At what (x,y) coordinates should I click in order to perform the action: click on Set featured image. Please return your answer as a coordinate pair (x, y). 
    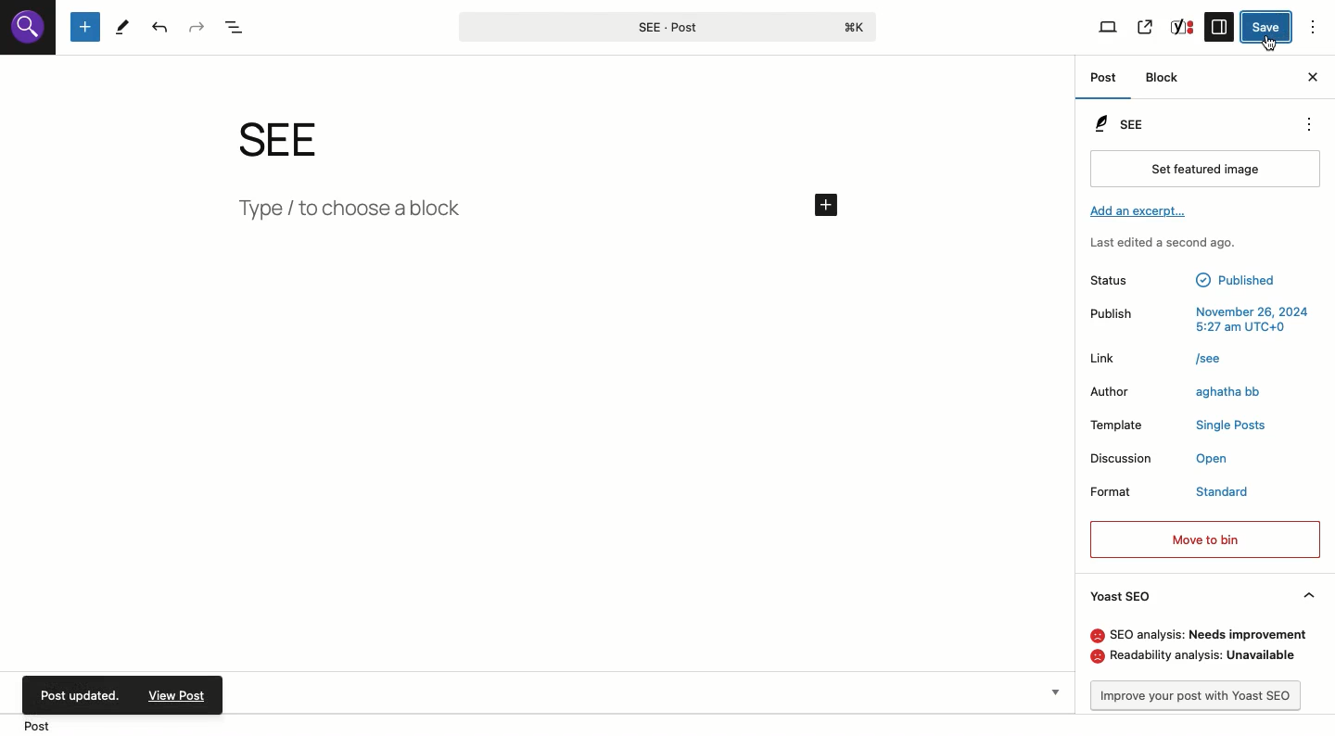
    Looking at the image, I should click on (1204, 171).